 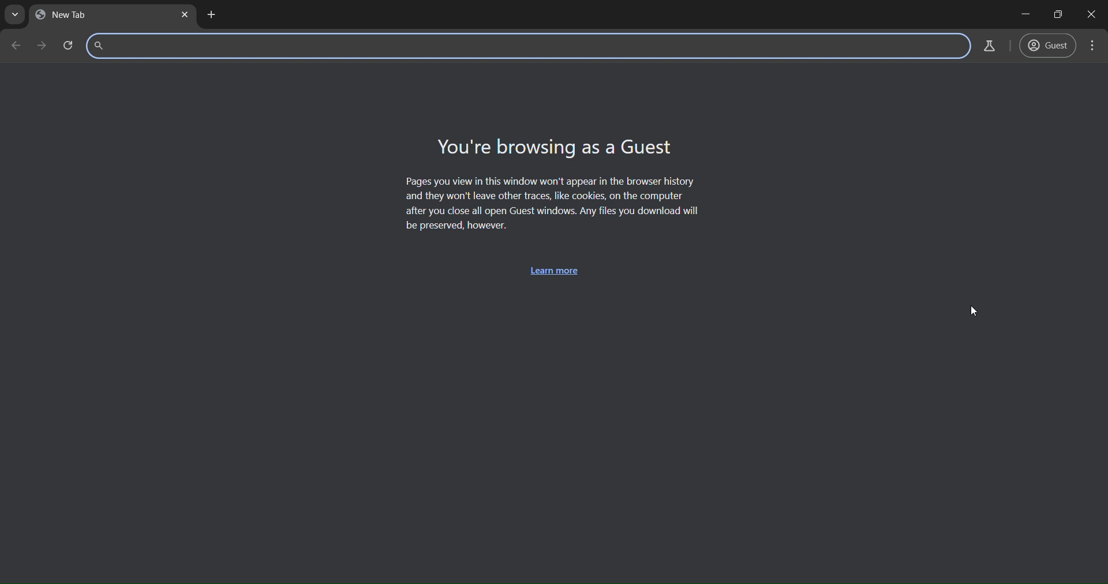 What do you see at coordinates (1024, 14) in the screenshot?
I see `minimize` at bounding box center [1024, 14].